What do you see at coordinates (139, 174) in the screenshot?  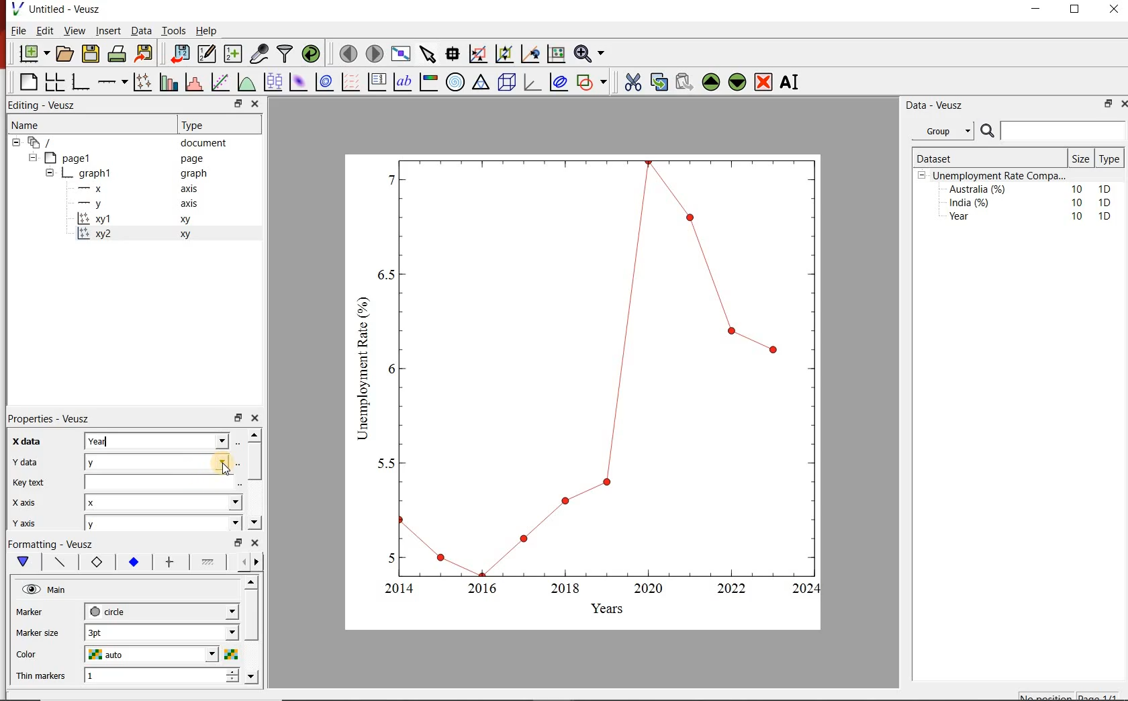 I see `graph1
pl graph` at bounding box center [139, 174].